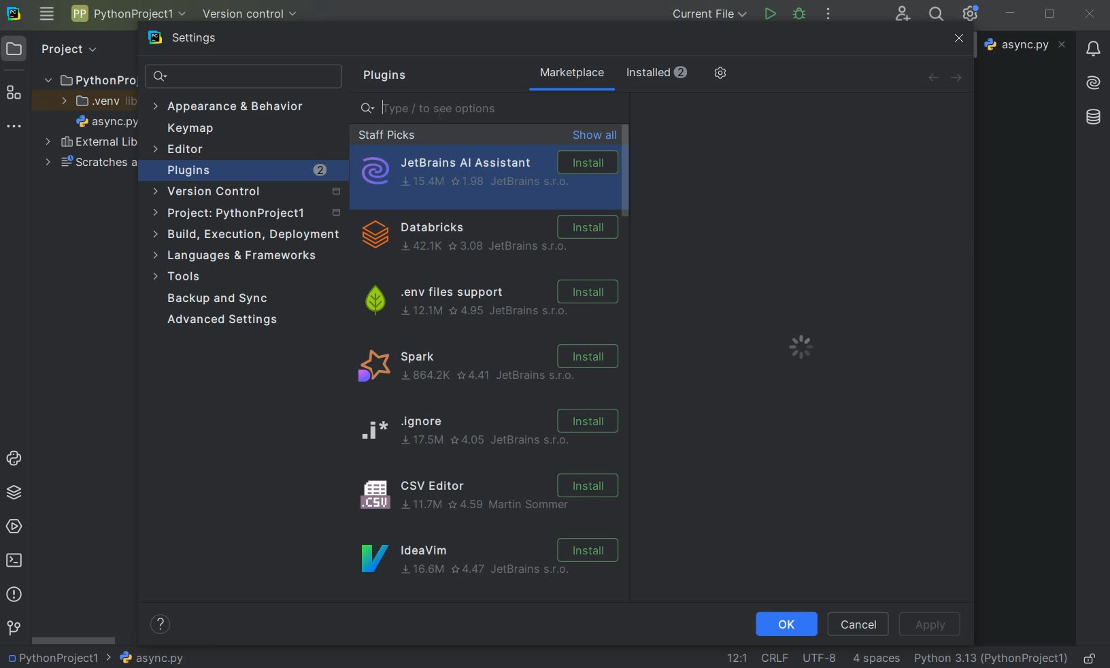 This screenshot has width=1110, height=668. What do you see at coordinates (971, 14) in the screenshot?
I see `ide and project settings` at bounding box center [971, 14].